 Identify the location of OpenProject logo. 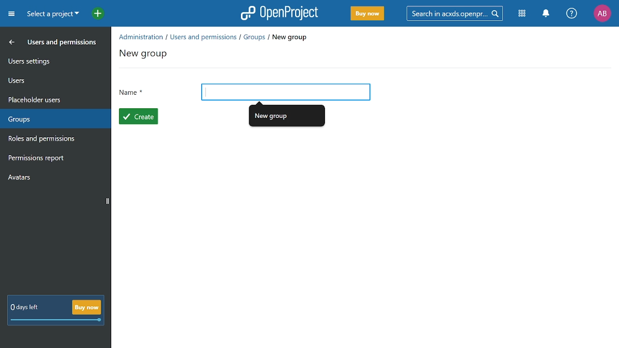
(280, 13).